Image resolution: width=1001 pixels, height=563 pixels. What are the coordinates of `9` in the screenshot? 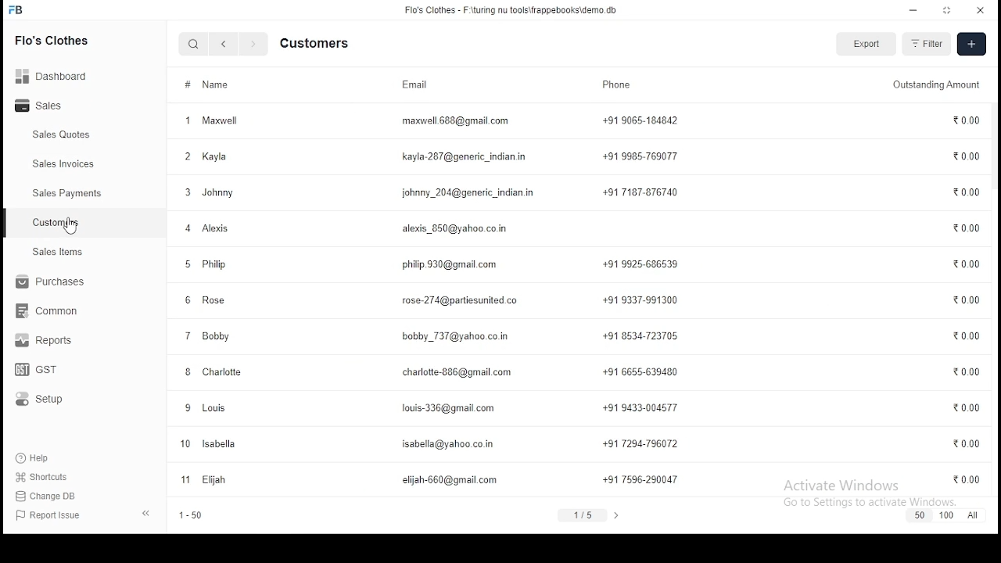 It's located at (186, 408).